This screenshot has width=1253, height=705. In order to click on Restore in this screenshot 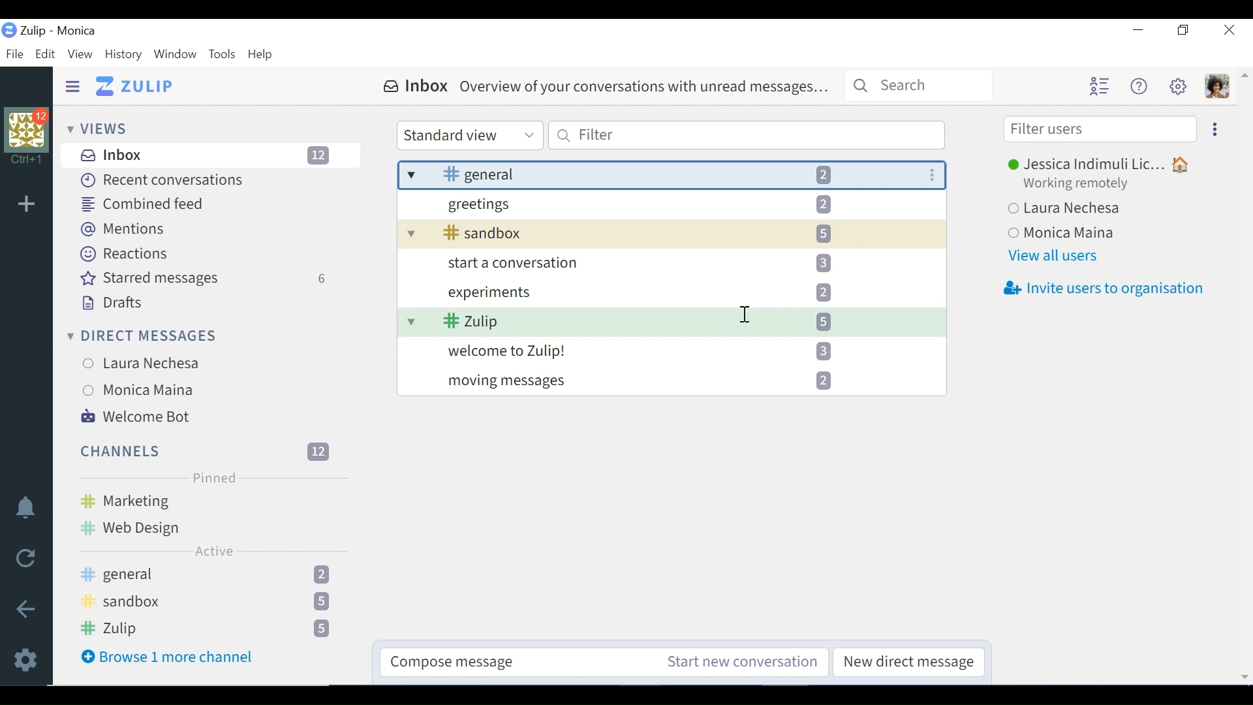, I will do `click(1182, 29)`.